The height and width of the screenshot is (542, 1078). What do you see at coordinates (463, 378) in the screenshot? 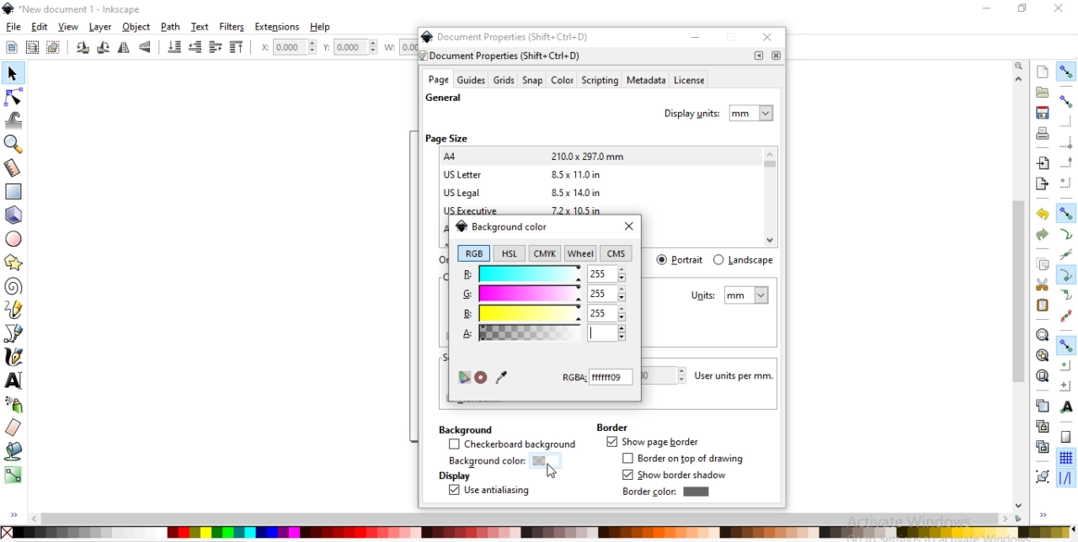
I see `color managed` at bounding box center [463, 378].